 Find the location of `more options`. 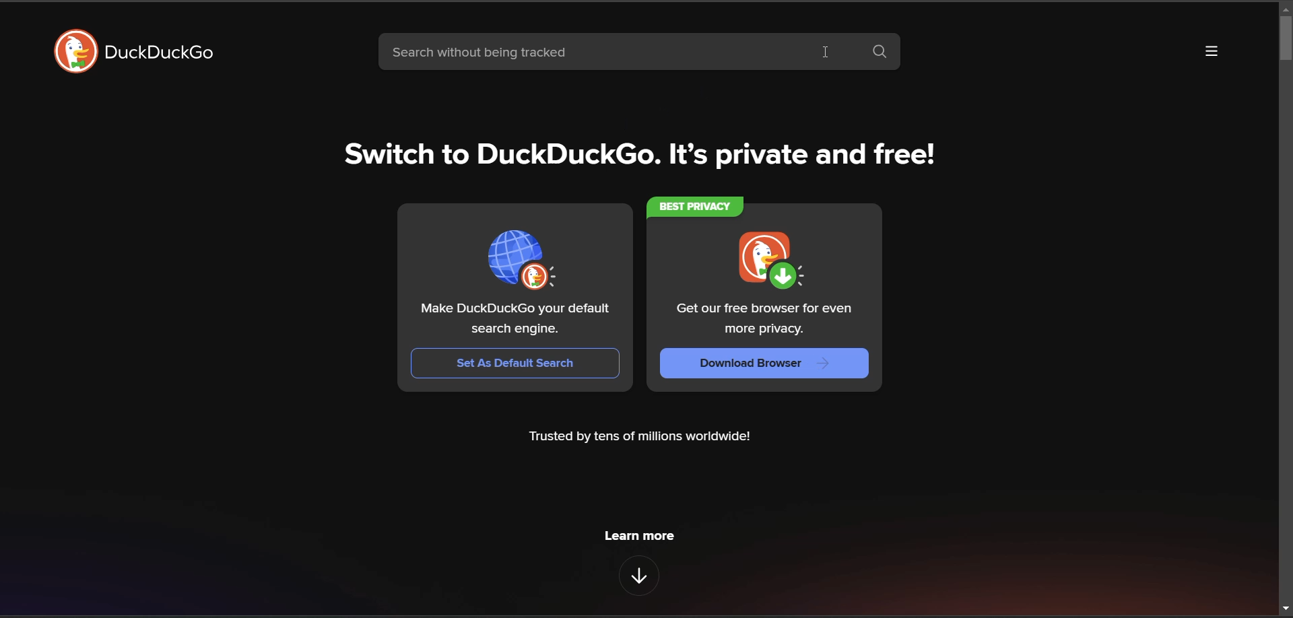

more options is located at coordinates (1209, 53).